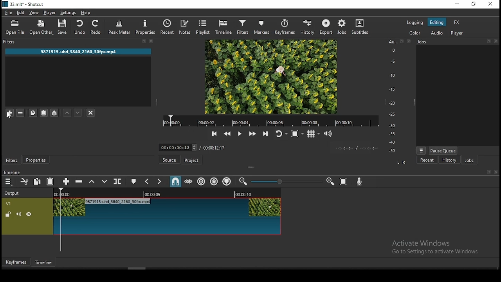 The image size is (501, 282). What do you see at coordinates (16, 28) in the screenshot?
I see `open` at bounding box center [16, 28].